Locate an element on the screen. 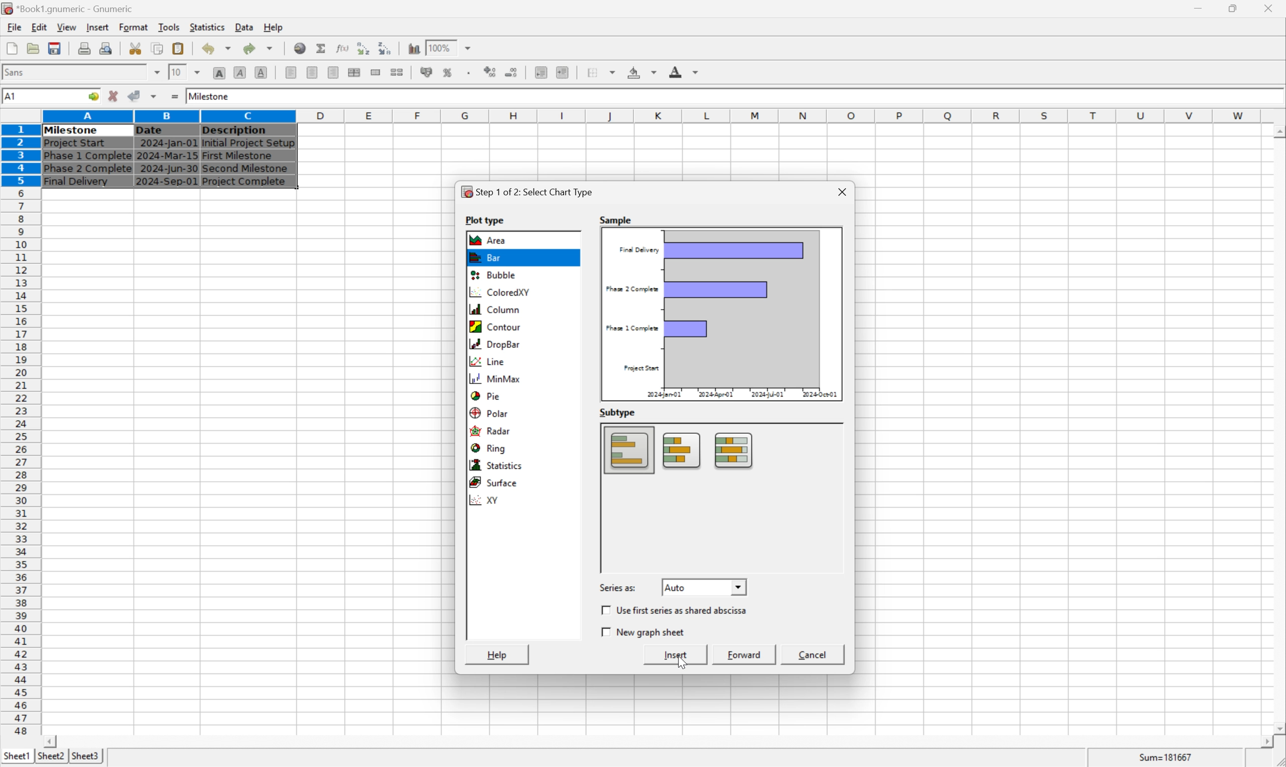 This screenshot has height=767, width=1286. align left is located at coordinates (292, 73).